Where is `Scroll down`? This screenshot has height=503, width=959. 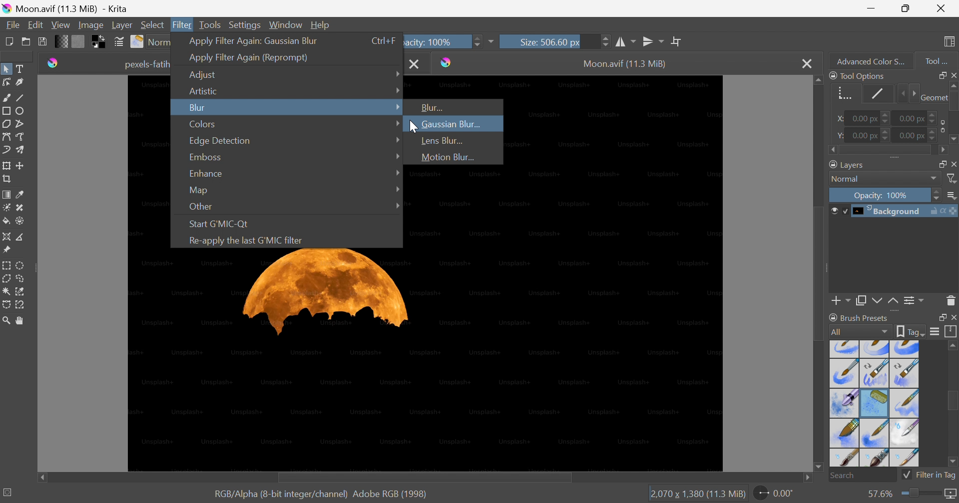
Scroll down is located at coordinates (953, 463).